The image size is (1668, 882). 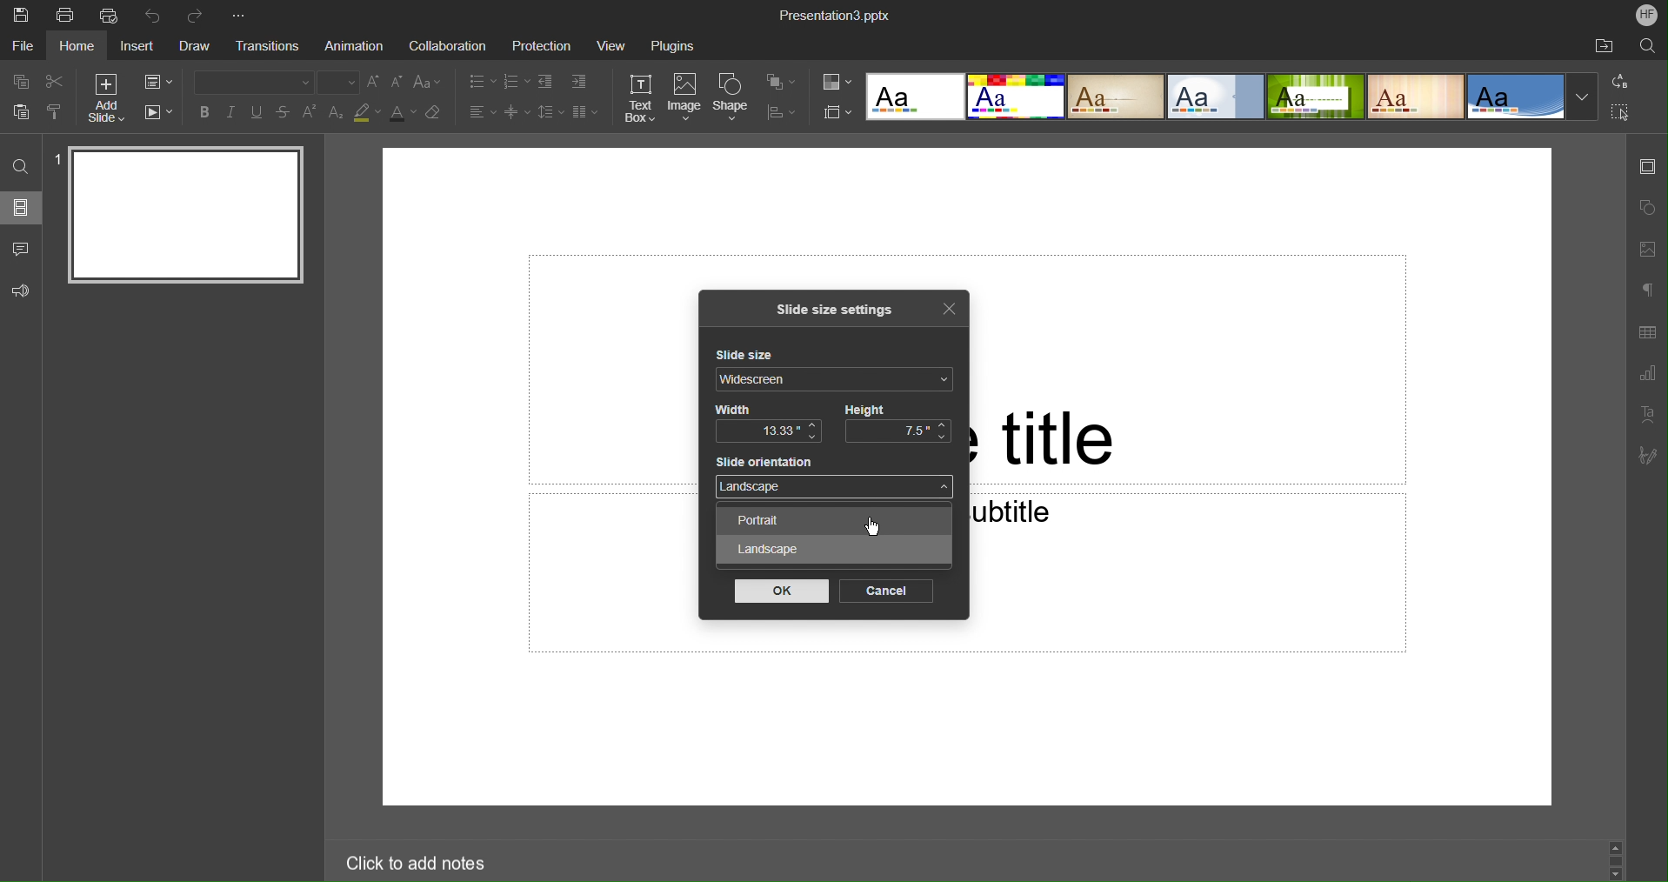 I want to click on Superscript, so click(x=310, y=112).